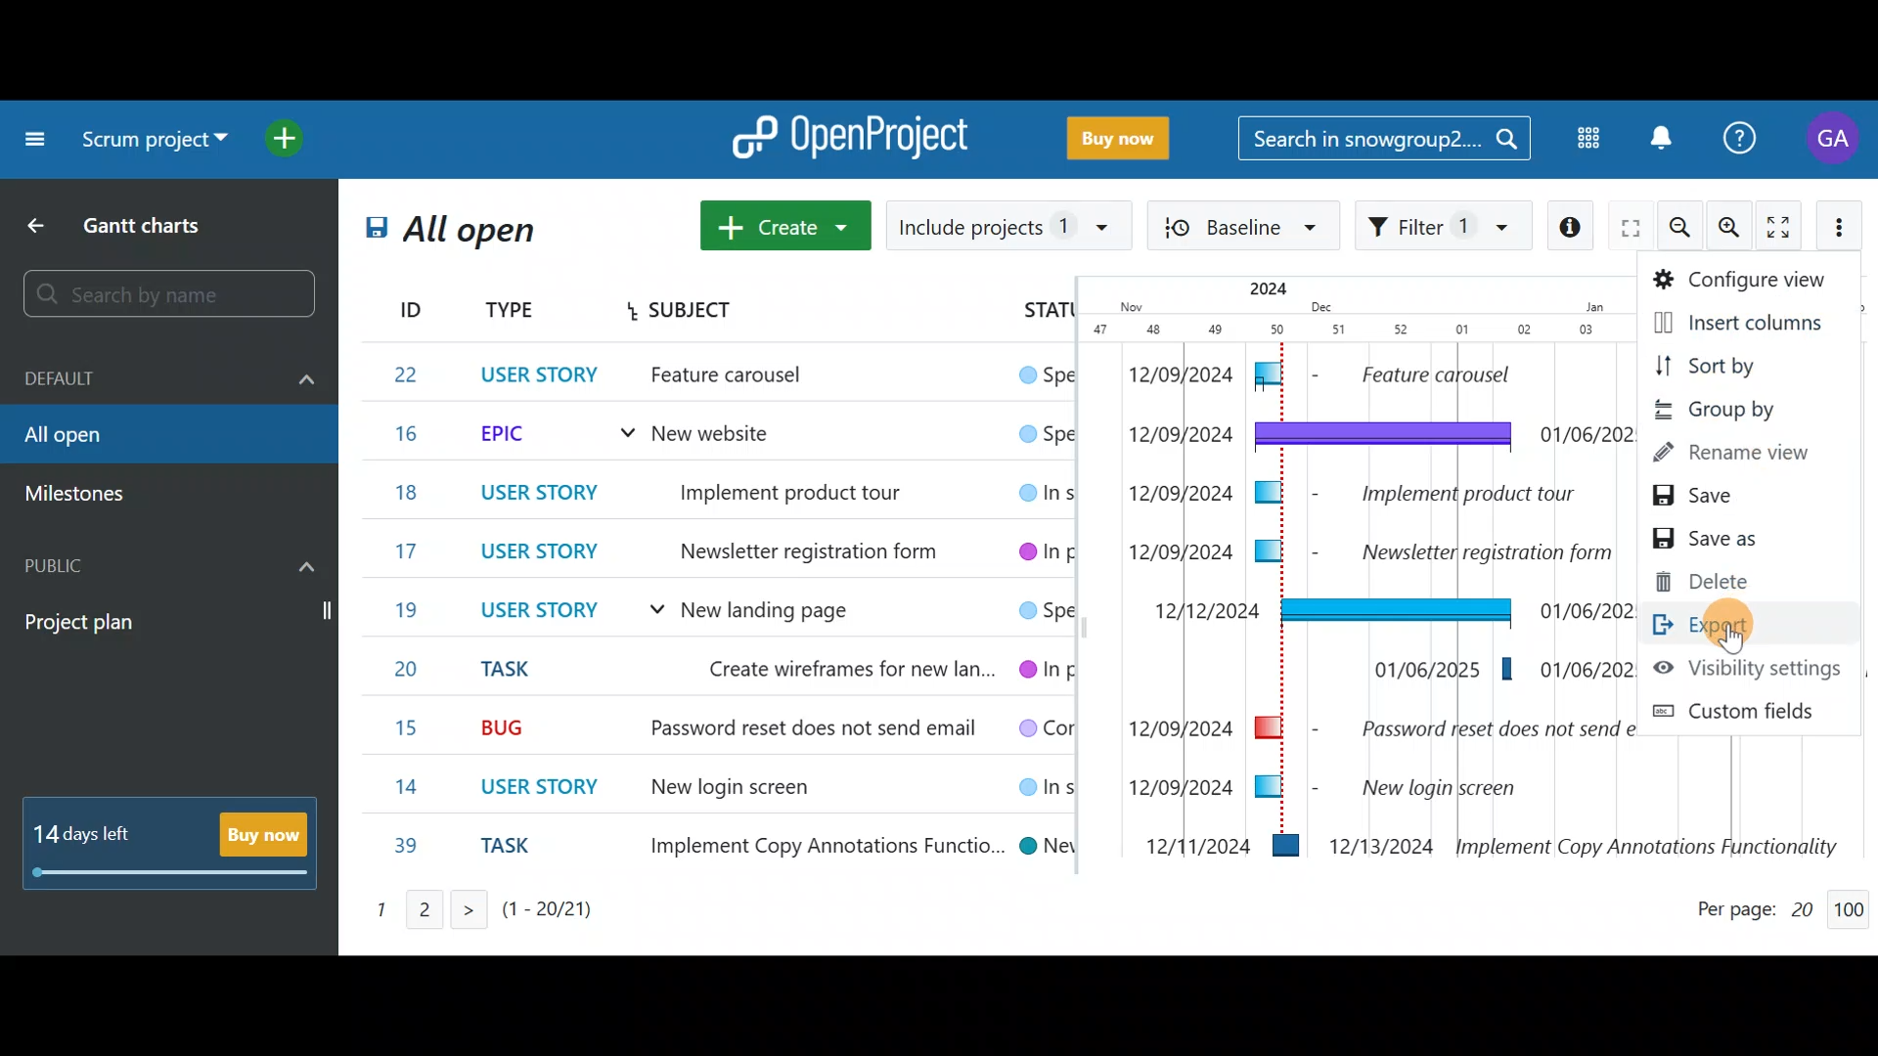  I want to click on 100, so click(1854, 904).